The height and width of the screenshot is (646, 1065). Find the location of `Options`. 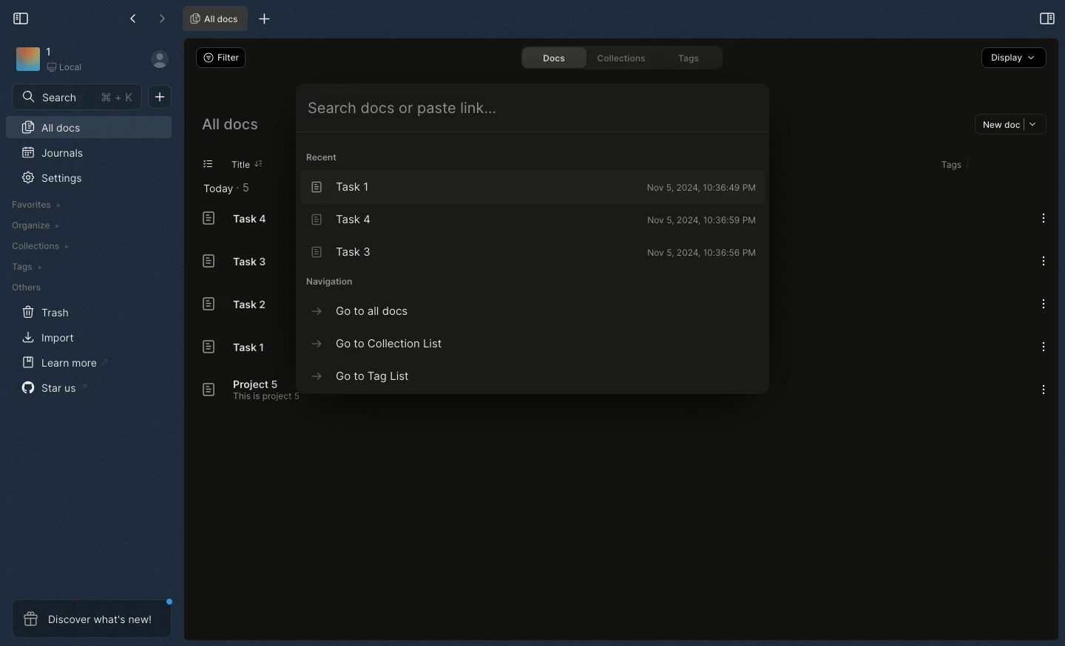

Options is located at coordinates (1046, 345).